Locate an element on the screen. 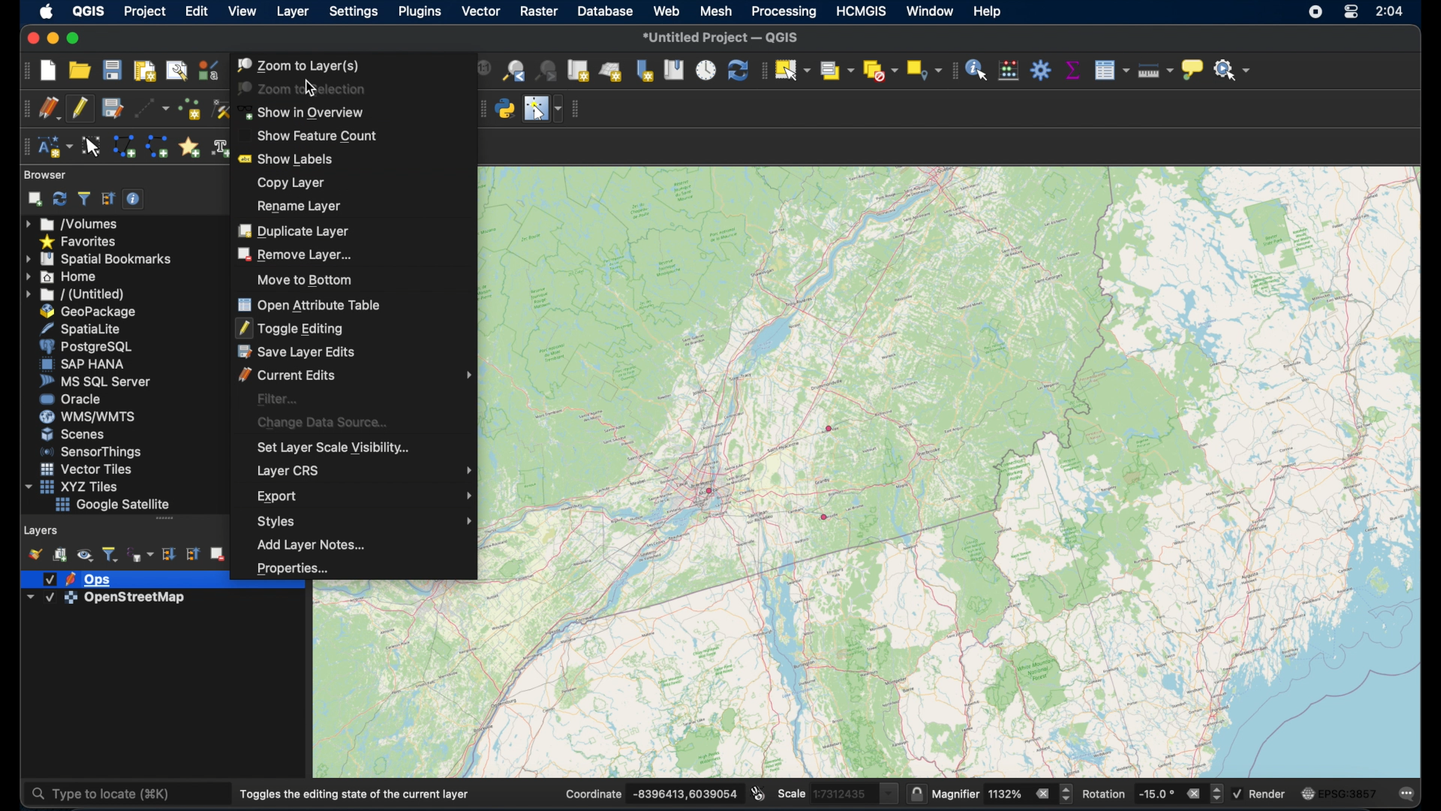 This screenshot has height=811, width=1441. manage map themes is located at coordinates (83, 555).